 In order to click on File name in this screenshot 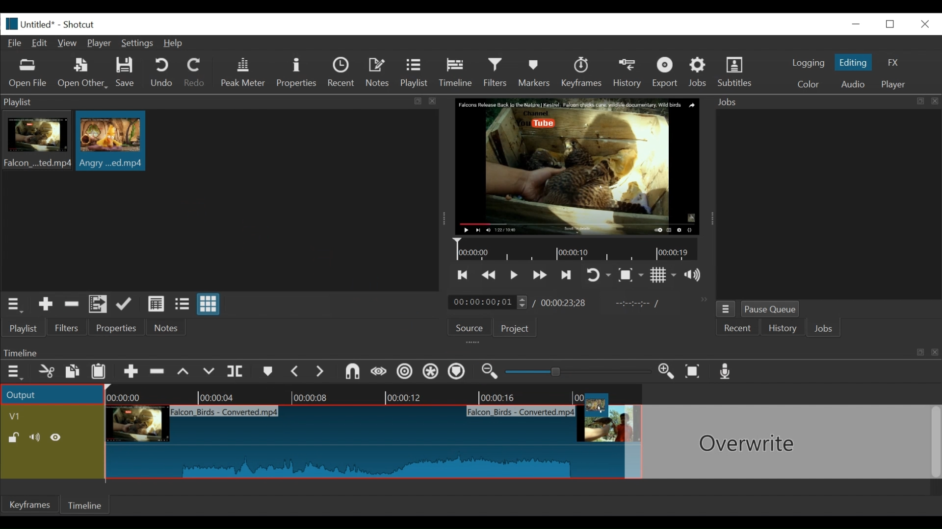, I will do `click(39, 25)`.